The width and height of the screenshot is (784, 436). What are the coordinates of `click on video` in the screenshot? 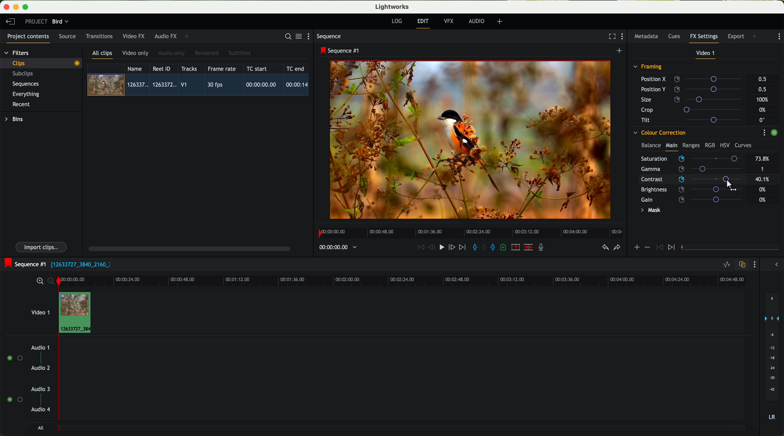 It's located at (200, 86).